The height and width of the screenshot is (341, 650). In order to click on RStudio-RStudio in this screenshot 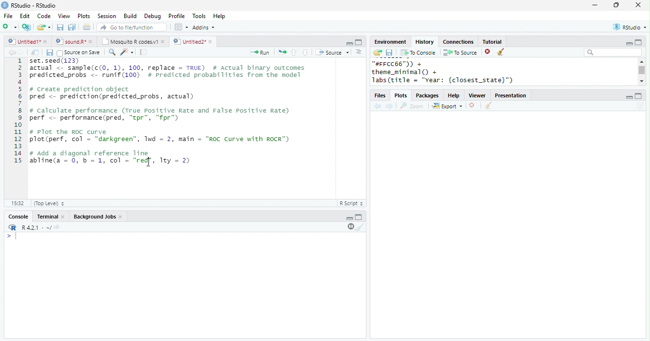, I will do `click(36, 6)`.